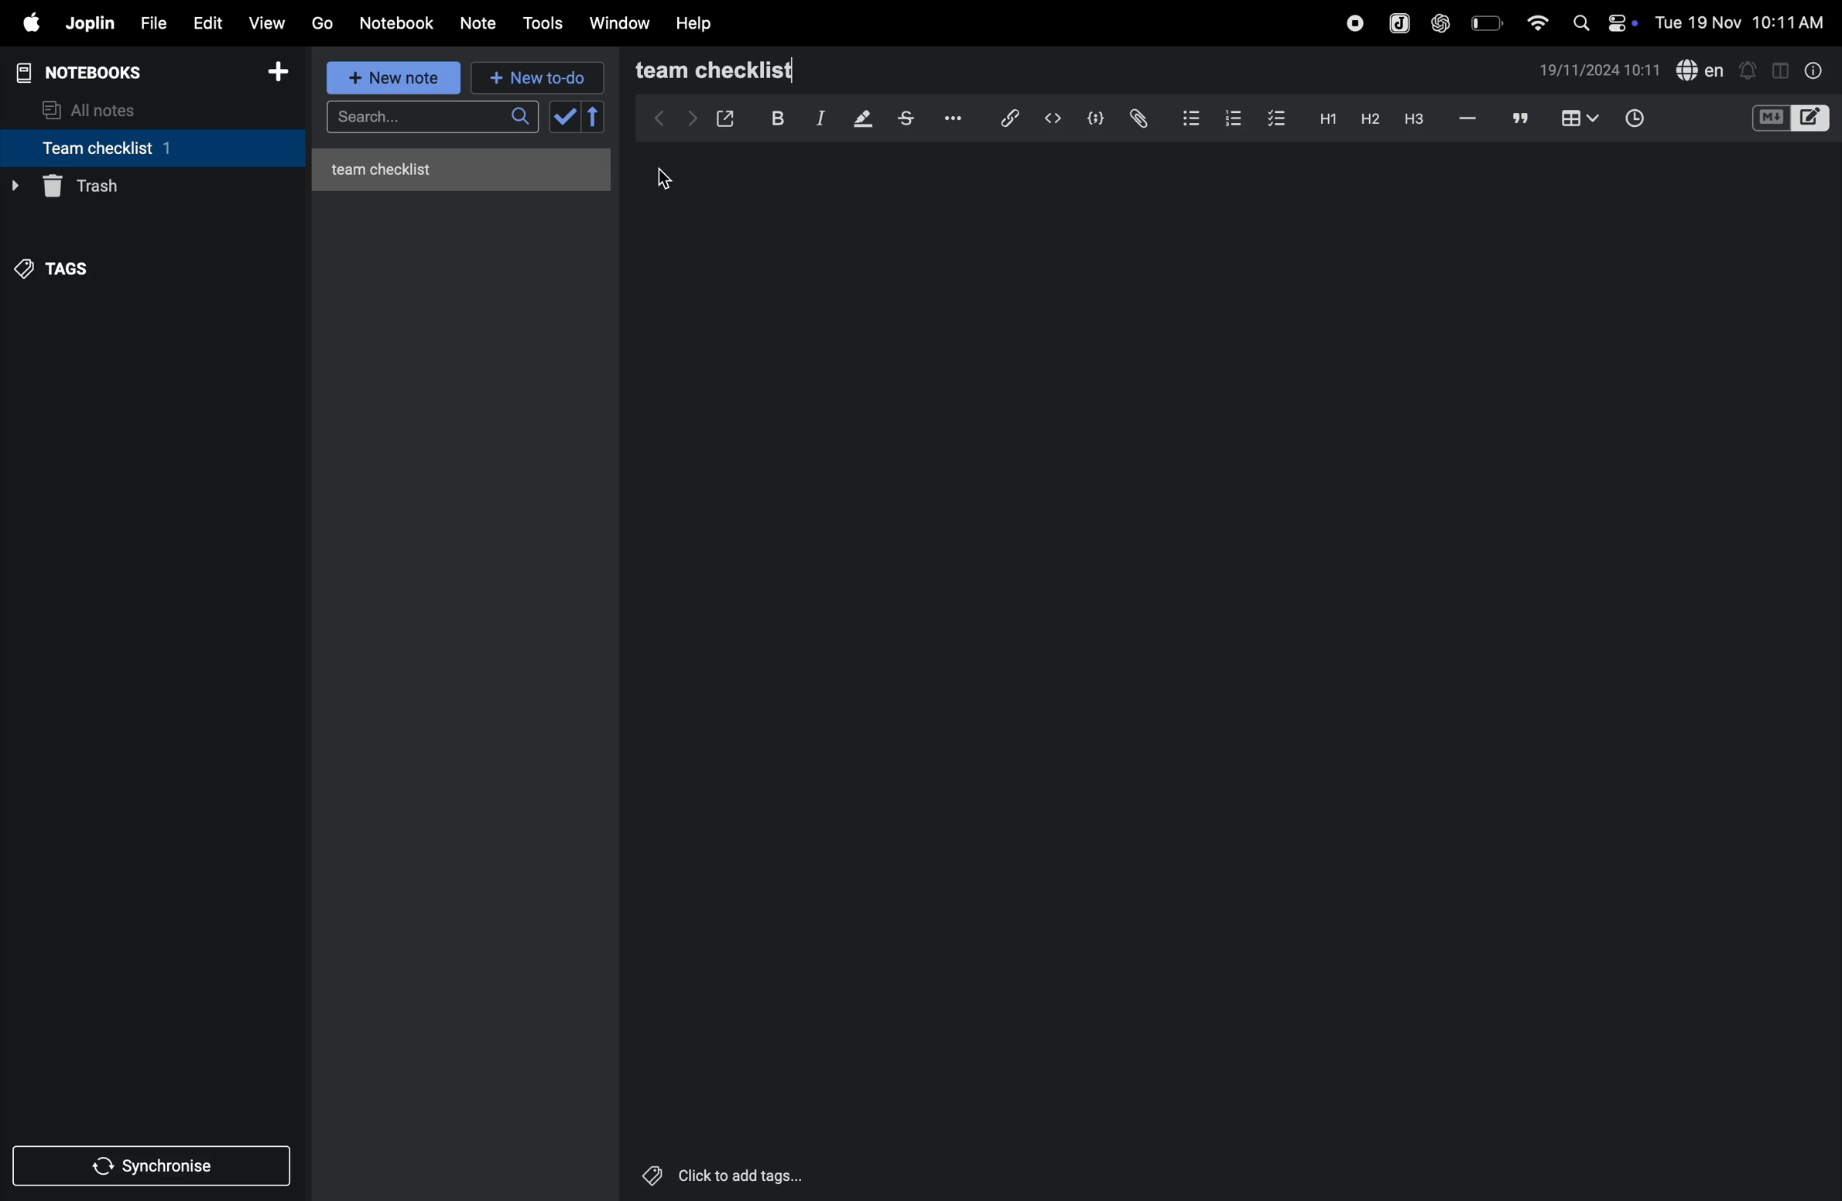  Describe the element at coordinates (395, 79) in the screenshot. I see `new note` at that location.